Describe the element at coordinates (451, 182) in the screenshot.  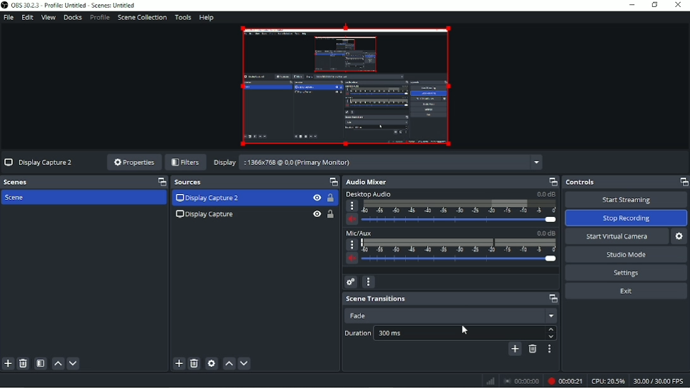
I see `Audio mixer` at that location.